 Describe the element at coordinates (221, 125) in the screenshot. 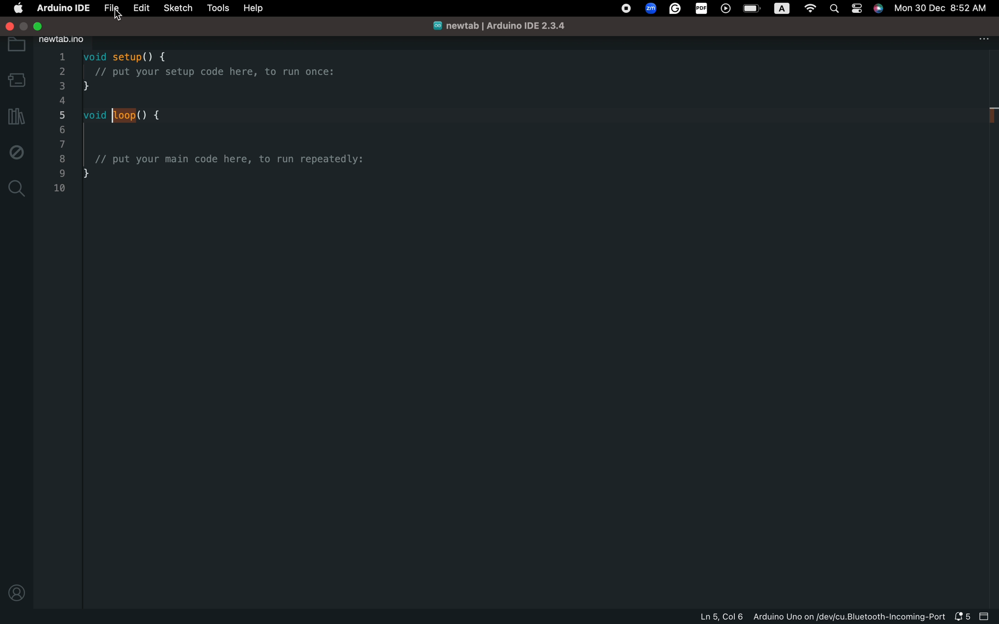

I see `code` at that location.